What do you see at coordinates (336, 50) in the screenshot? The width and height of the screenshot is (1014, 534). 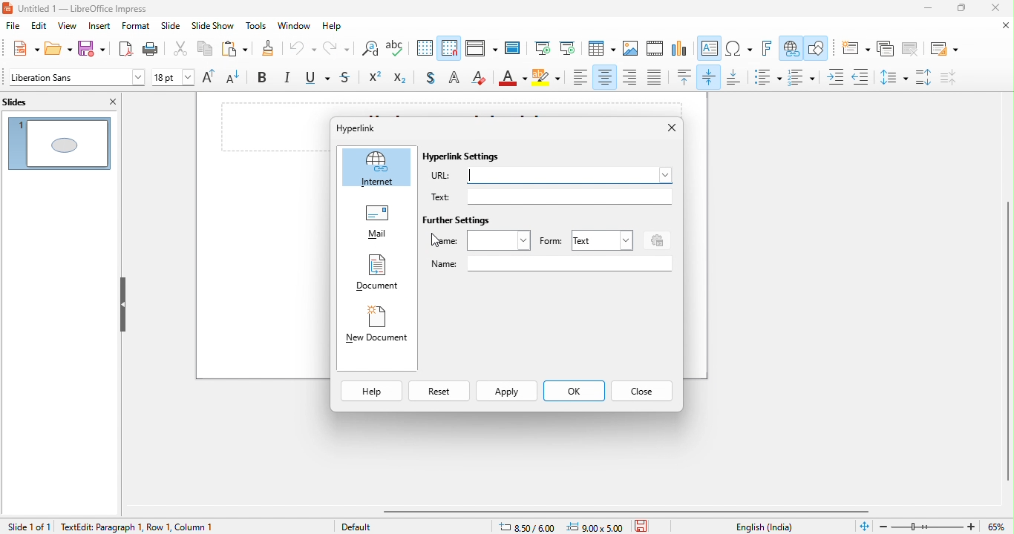 I see `redo` at bounding box center [336, 50].